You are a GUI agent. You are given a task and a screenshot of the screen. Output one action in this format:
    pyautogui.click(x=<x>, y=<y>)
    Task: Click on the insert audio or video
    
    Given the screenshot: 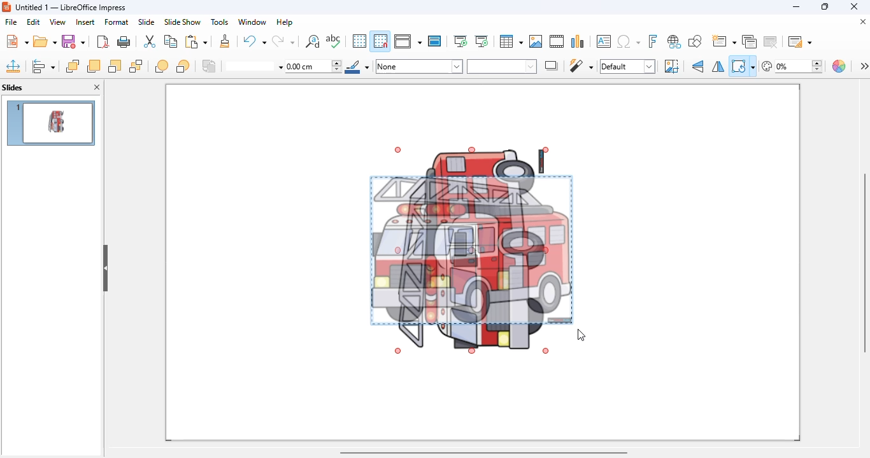 What is the action you would take?
    pyautogui.click(x=557, y=41)
    